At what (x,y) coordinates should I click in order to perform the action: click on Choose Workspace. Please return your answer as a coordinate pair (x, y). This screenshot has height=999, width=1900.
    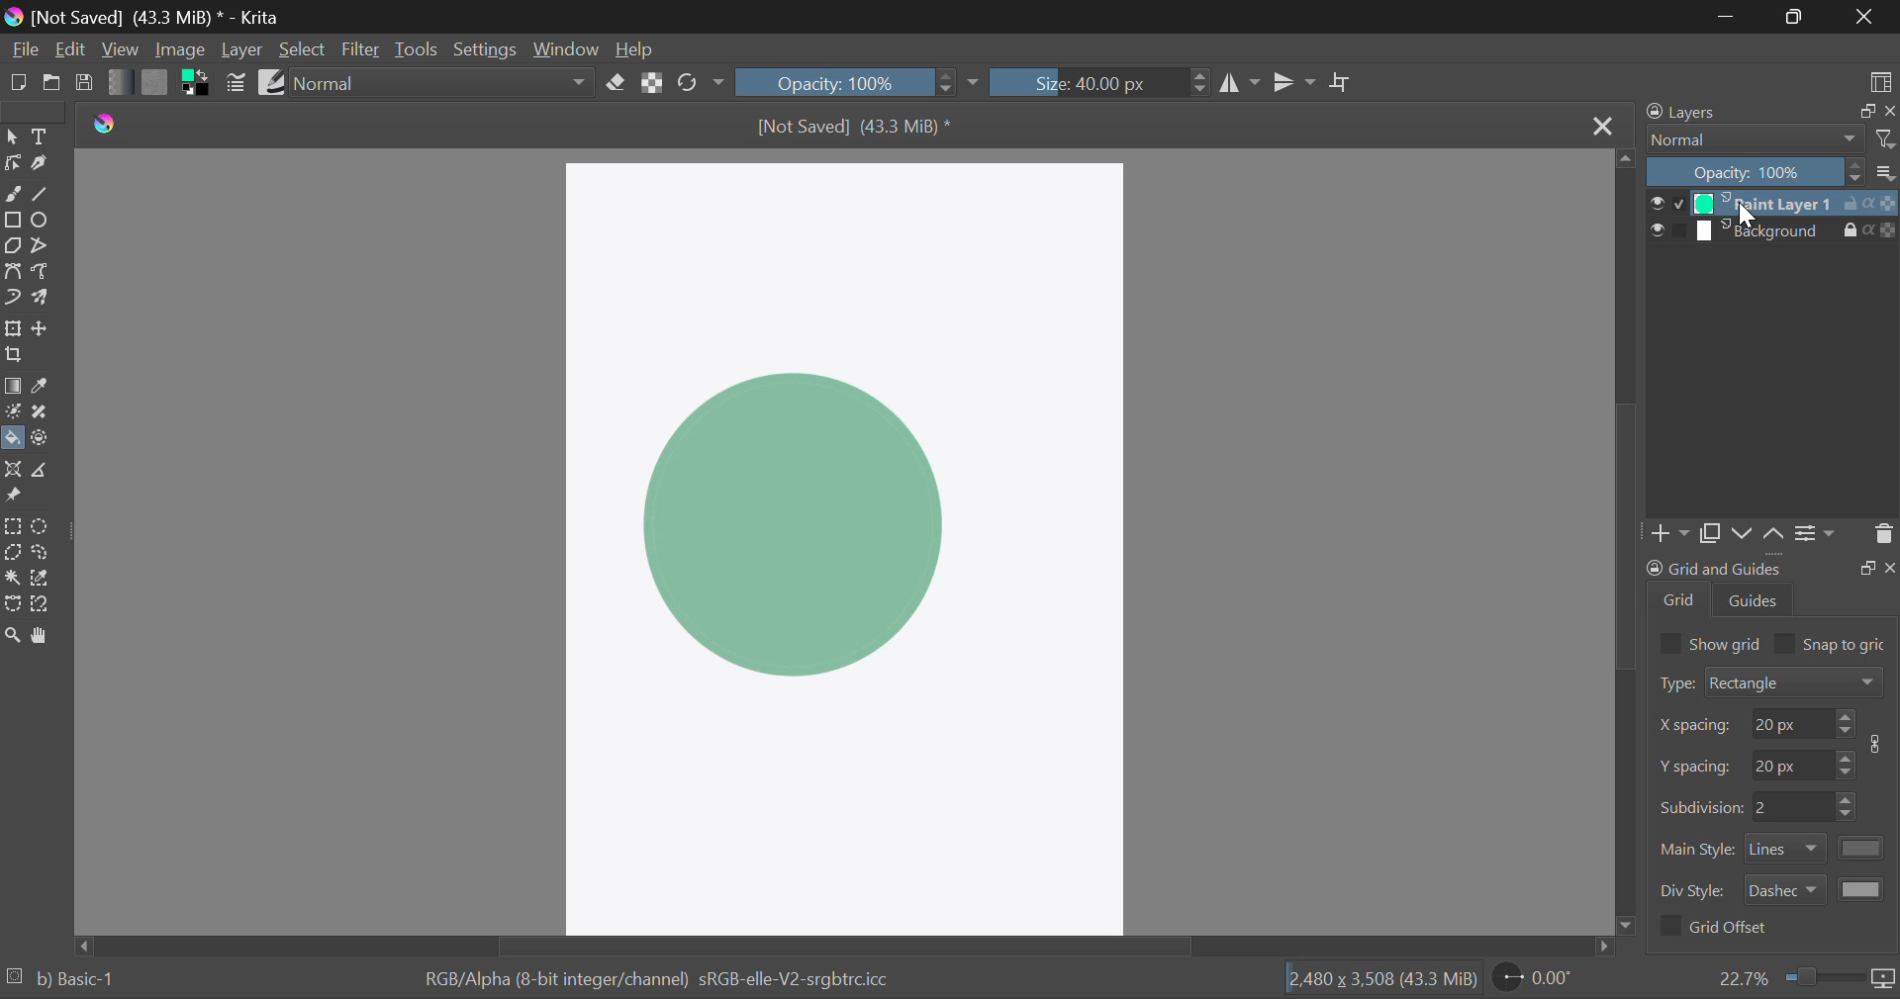
    Looking at the image, I should click on (1878, 82).